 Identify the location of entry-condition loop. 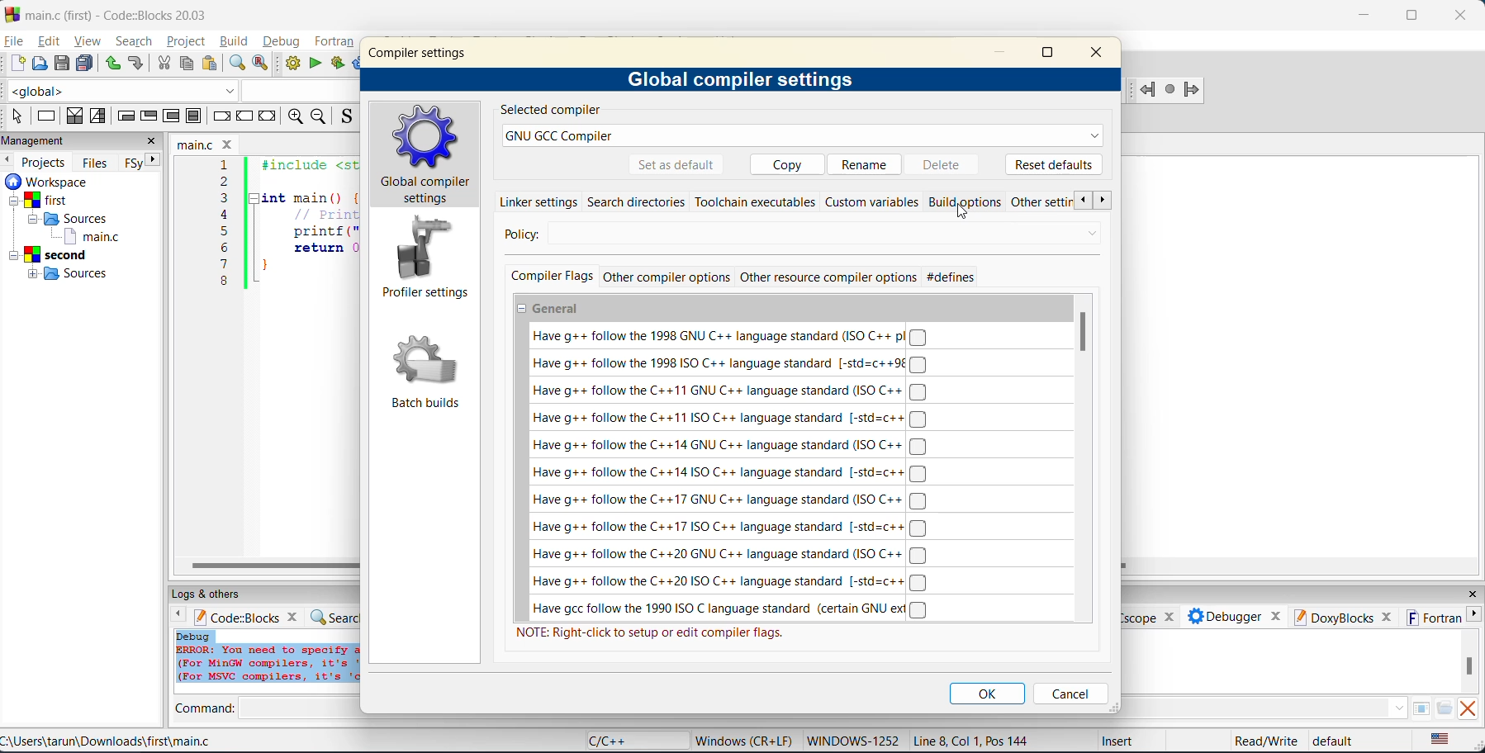
(126, 118).